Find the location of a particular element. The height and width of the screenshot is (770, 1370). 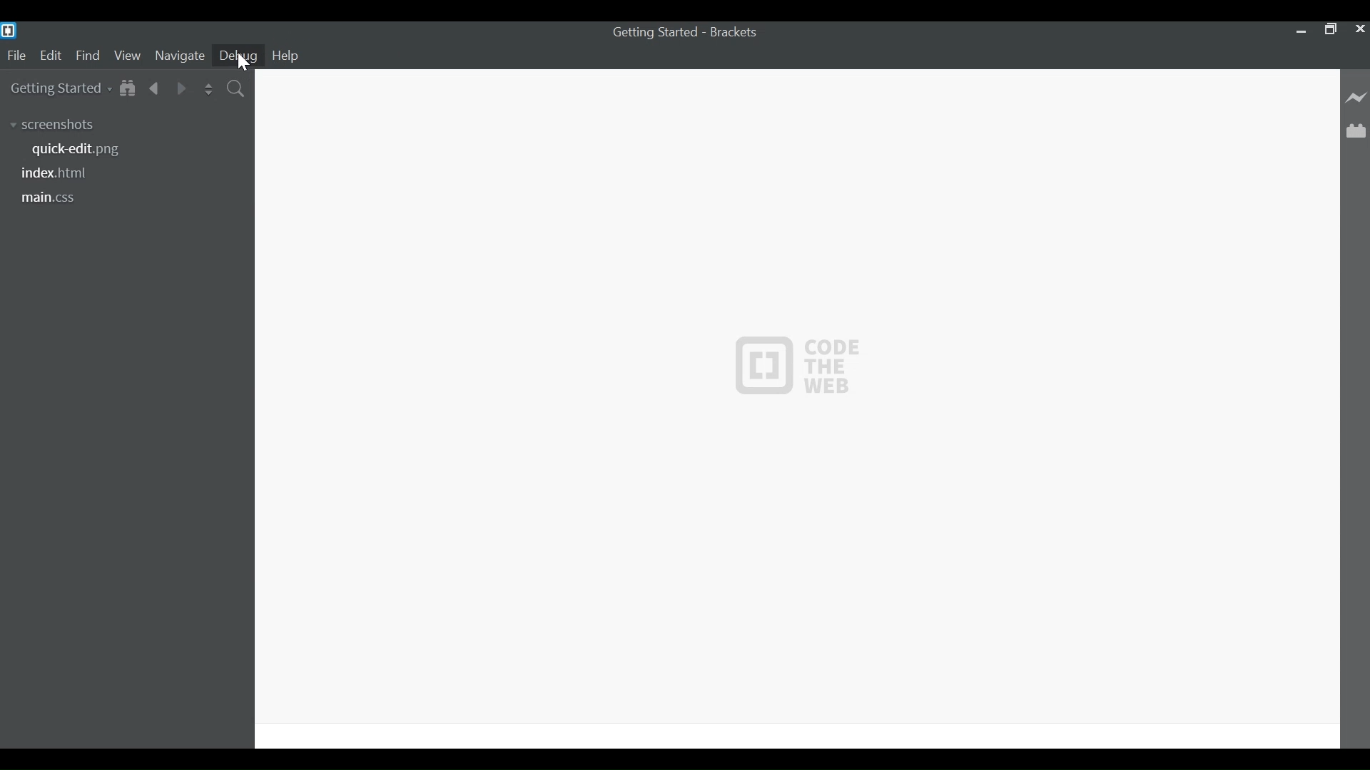

Find is located at coordinates (88, 55).